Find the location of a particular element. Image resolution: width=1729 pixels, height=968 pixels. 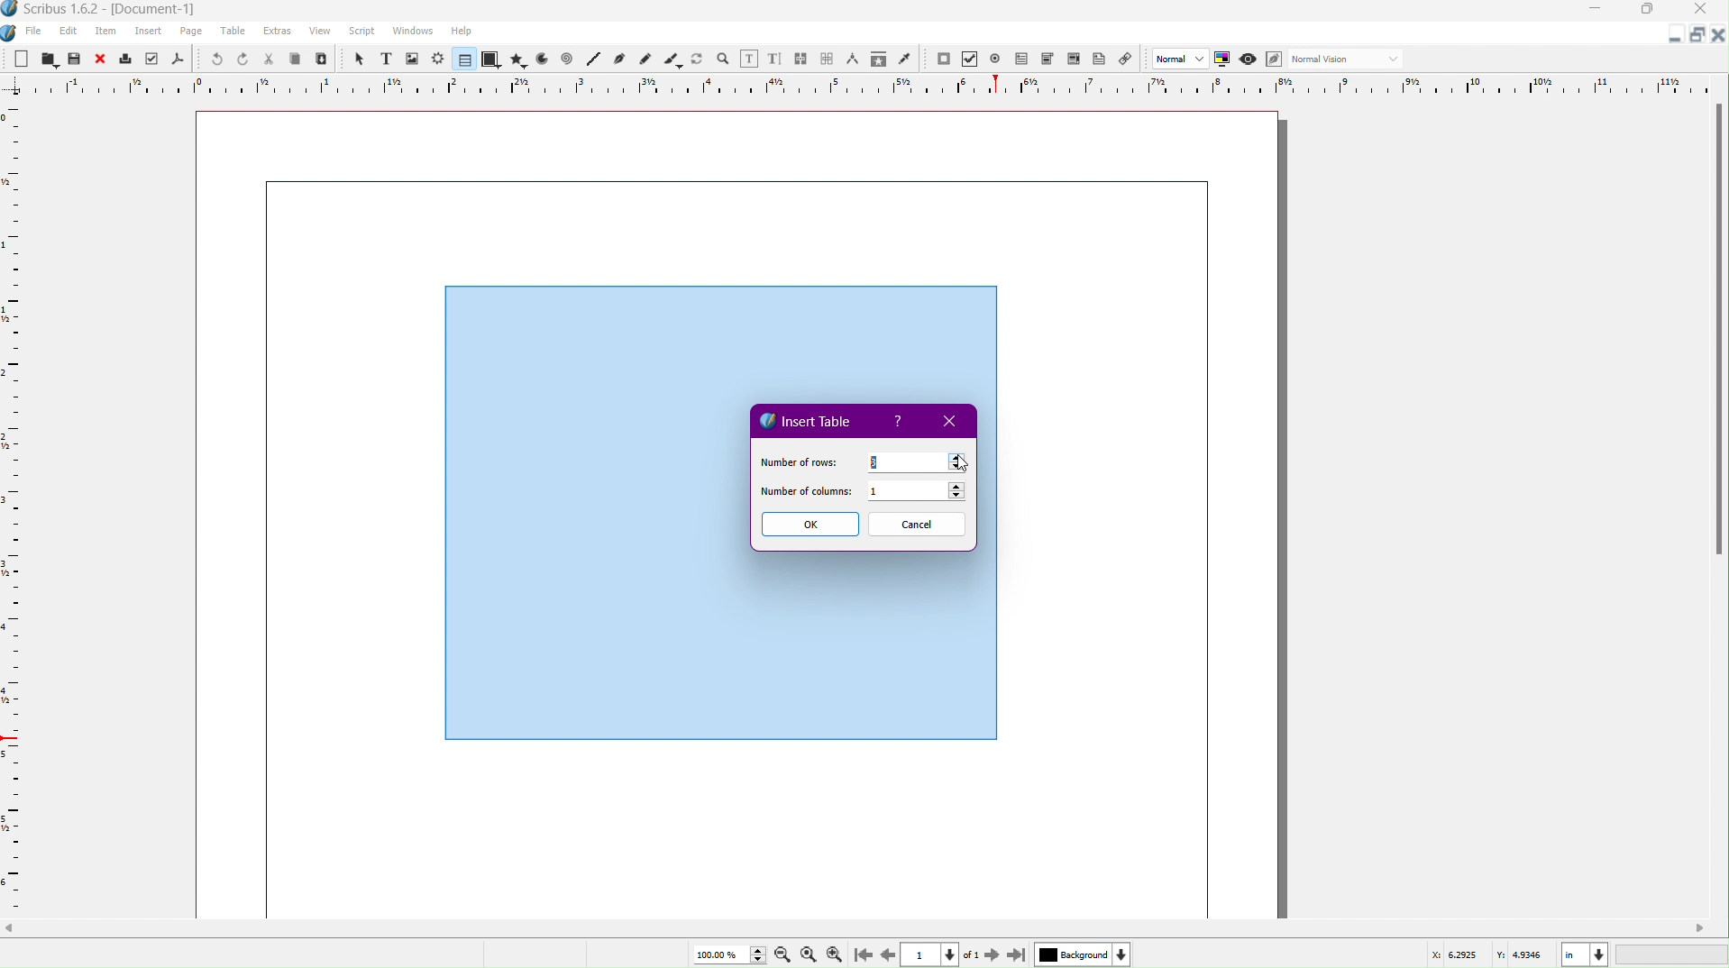

Preview Mode is located at coordinates (1250, 60).